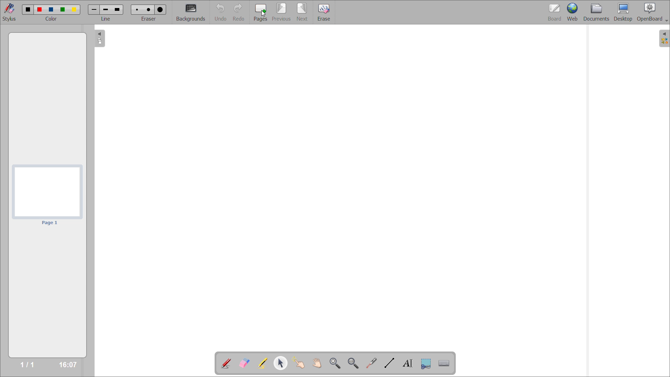 Image resolution: width=670 pixels, height=377 pixels. What do you see at coordinates (149, 13) in the screenshot?
I see `eraser` at bounding box center [149, 13].